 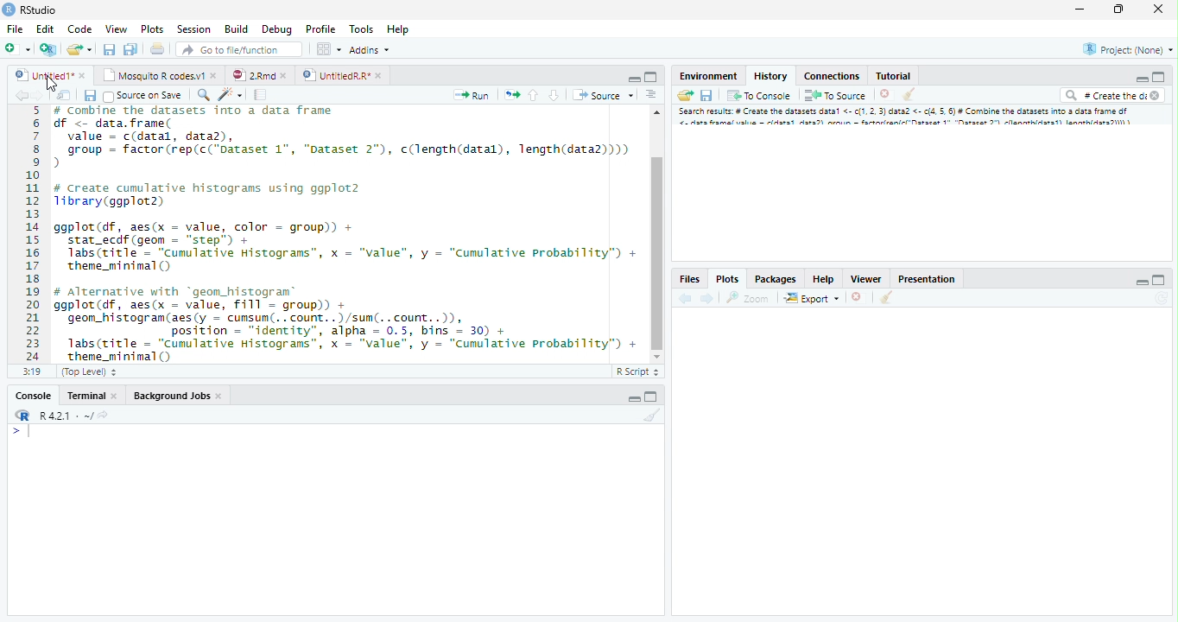 What do you see at coordinates (346, 234) in the screenshot?
I see `# Combine the dataset into a data frame f <- data.frame(value = c(datal, data),group = factor (rep(c("Dataset 1", "Dataset 2"), c(length(datal), length(data2))))create cumulative histograms using ggplot2brary (ggplot2)gplot(df, aes(x = value, color = group)) +stat_ecdf (geom = “step”) +Tabs(ritle = “cumulative Histograms”, x = "value", y = “Cumulative Probability”) +theme_mininal ()Alternative with “geom_histogram®gplot(df, aes(x = value, Fill = group)) +geon_histogram(aes(y = cumsum(.. count. .)/sun(. .count..)),position = "identity", alpha = 0.5, bins = 30) +1abs(title = “Cumulative Histograms”, x = "value", y = “Cumulative Probability”) +` at bounding box center [346, 234].